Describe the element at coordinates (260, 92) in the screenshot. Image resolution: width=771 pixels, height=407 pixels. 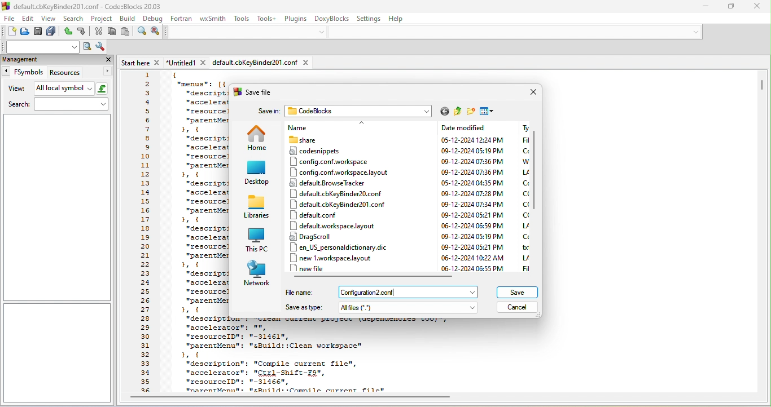
I see `Save File` at that location.